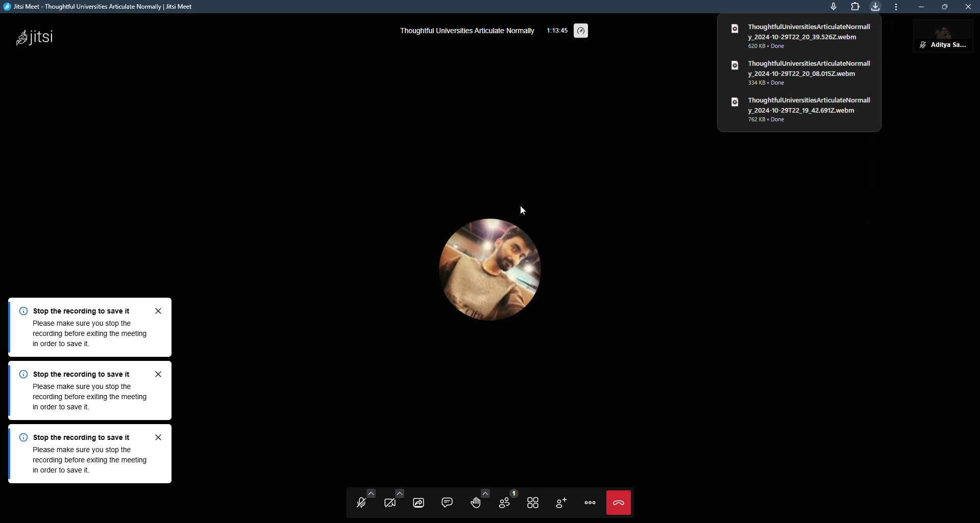  I want to click on unmute mic, so click(363, 502).